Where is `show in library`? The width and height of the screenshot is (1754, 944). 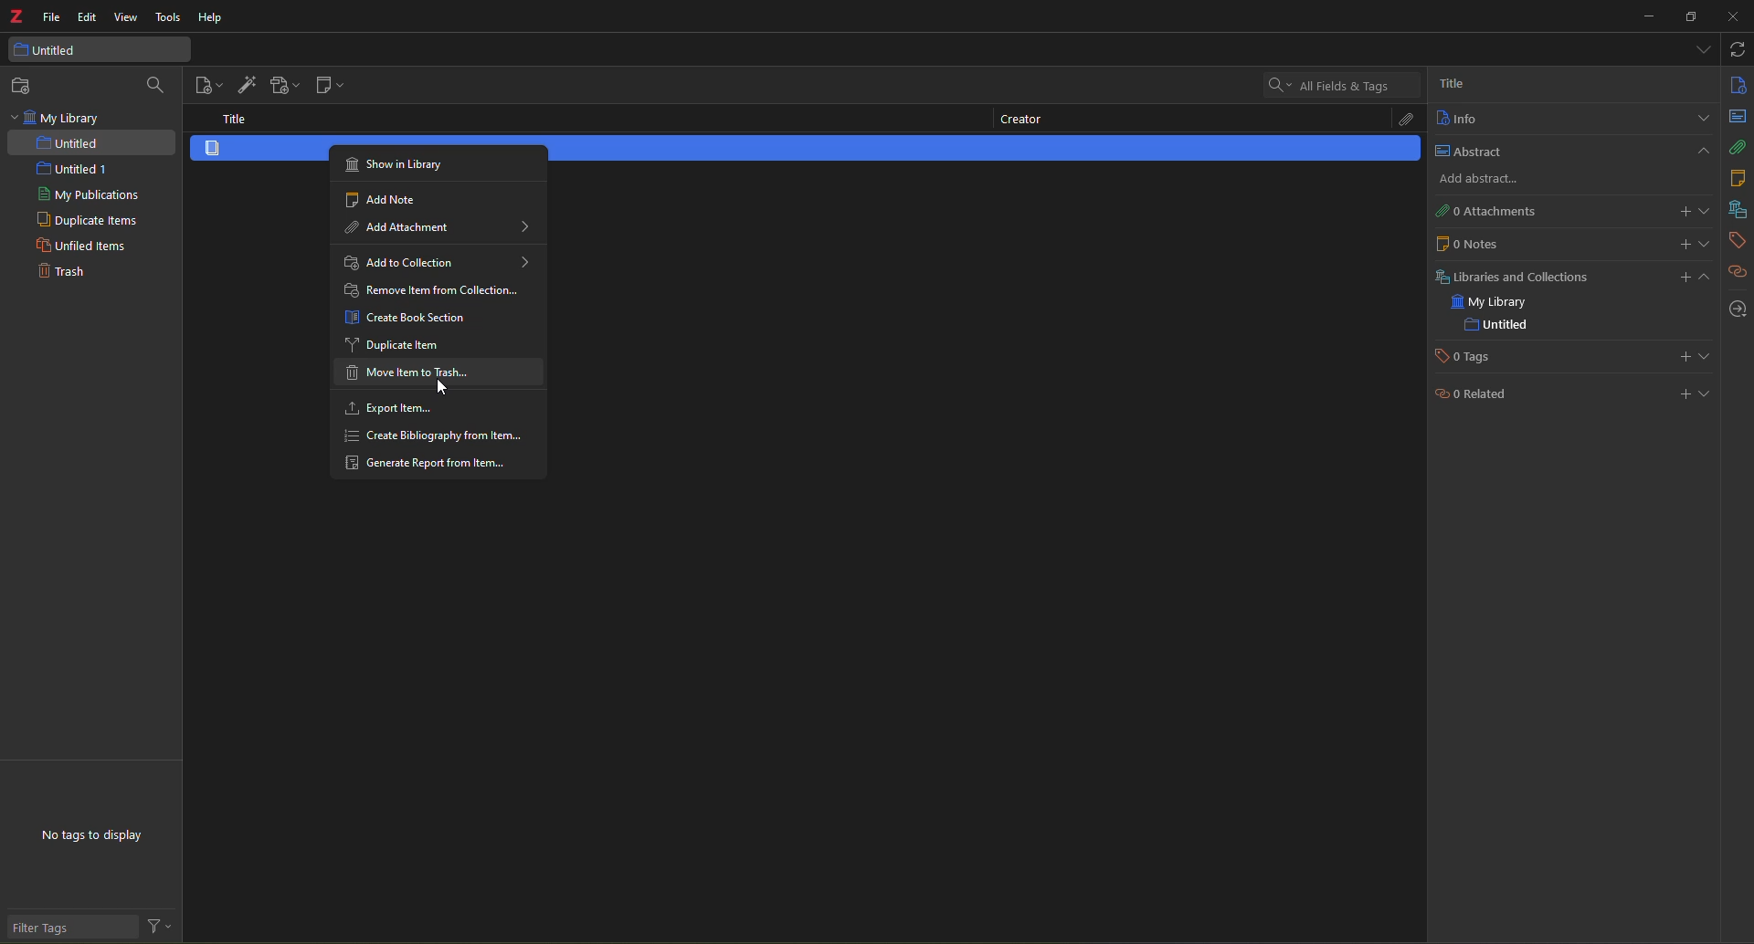 show in library is located at coordinates (399, 163).